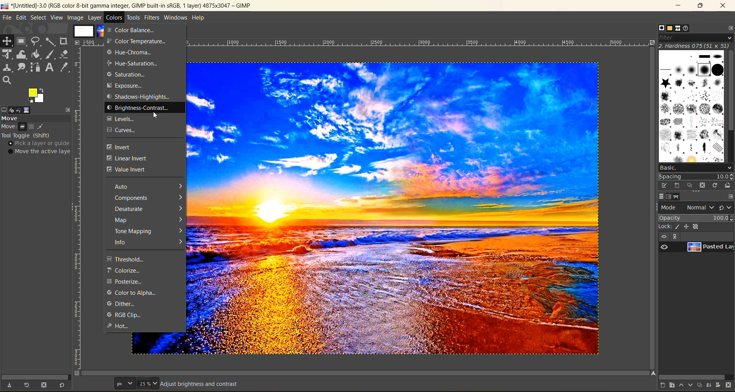 This screenshot has height=392, width=735. What do you see at coordinates (176, 18) in the screenshot?
I see `windows` at bounding box center [176, 18].